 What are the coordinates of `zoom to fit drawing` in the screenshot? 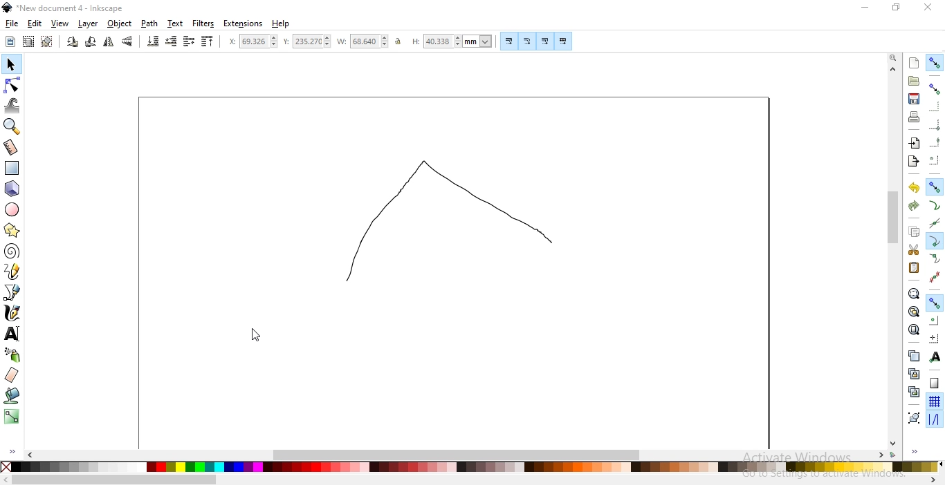 It's located at (913, 310).